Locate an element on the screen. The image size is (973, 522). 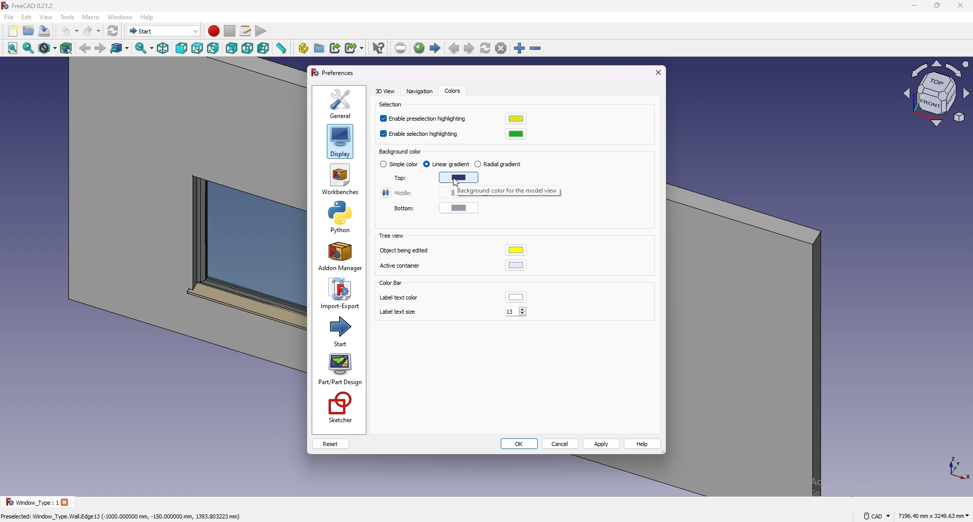
background color is located at coordinates (404, 152).